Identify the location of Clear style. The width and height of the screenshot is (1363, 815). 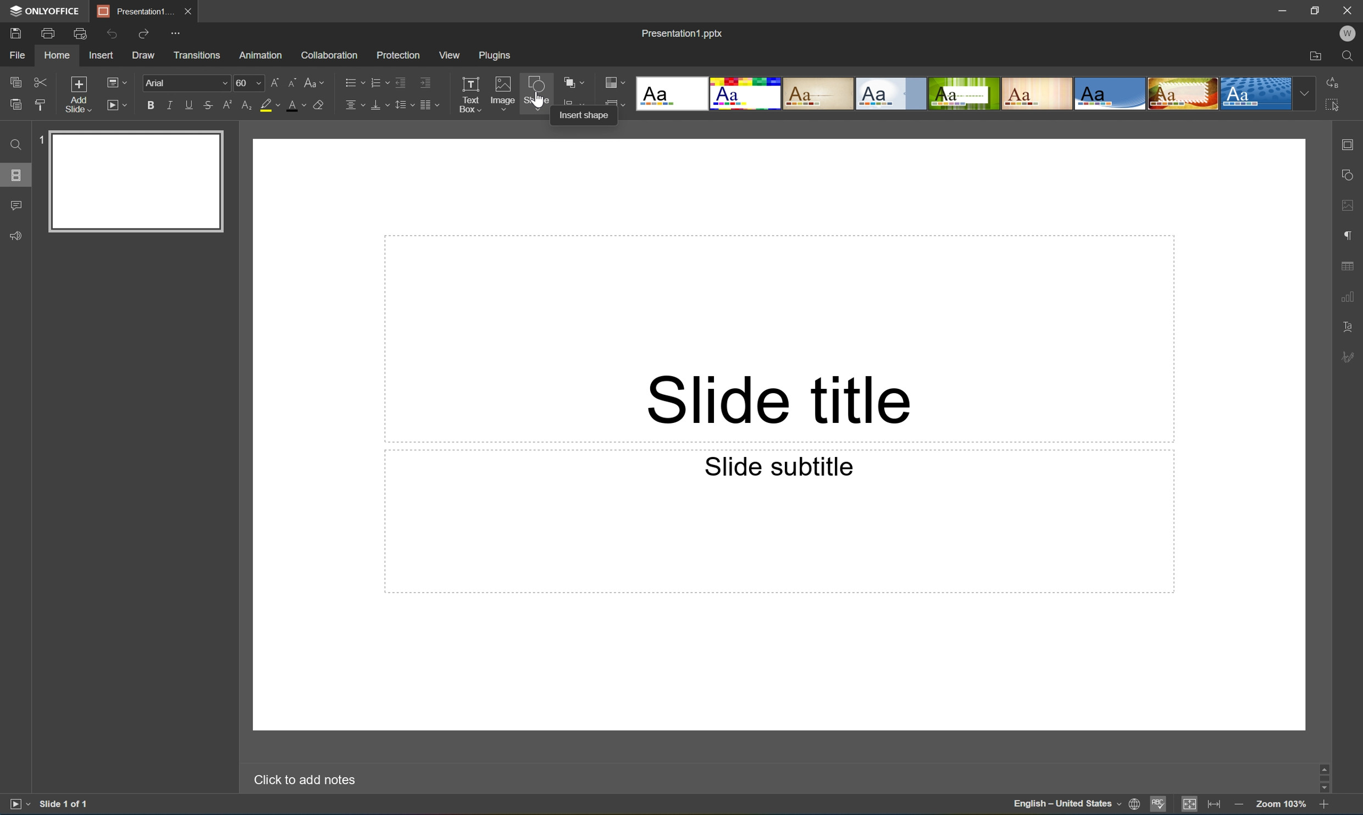
(325, 105).